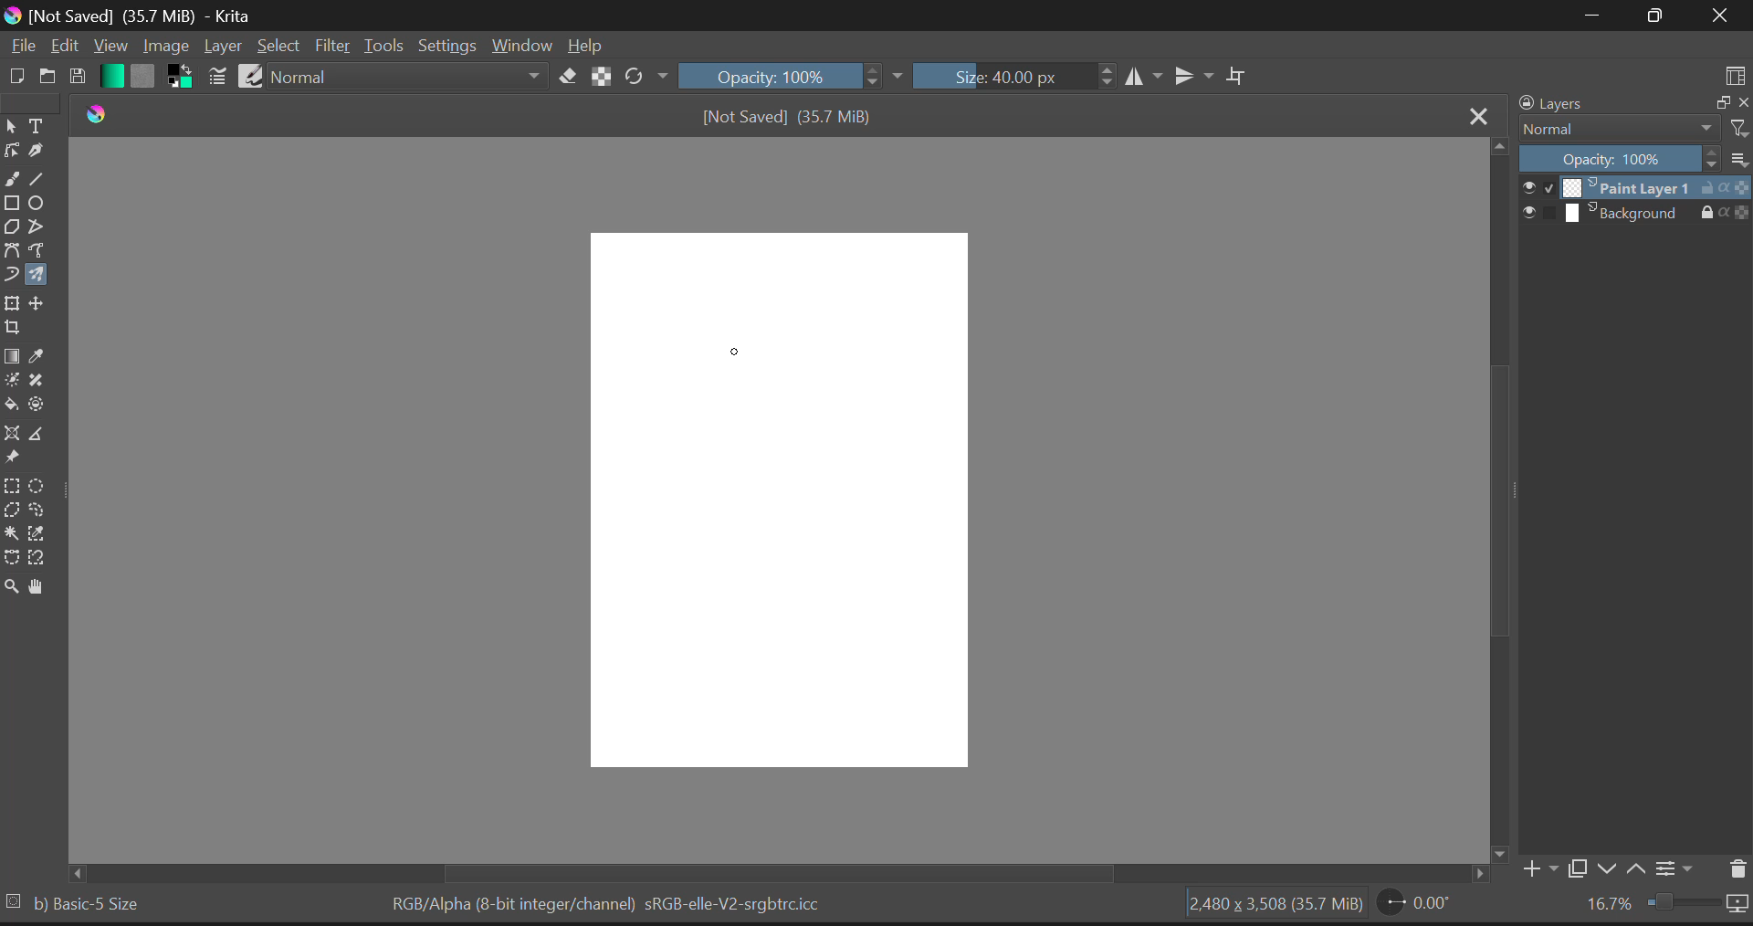 Image resolution: width=1753 pixels, height=926 pixels. I want to click on Save, so click(77, 78).